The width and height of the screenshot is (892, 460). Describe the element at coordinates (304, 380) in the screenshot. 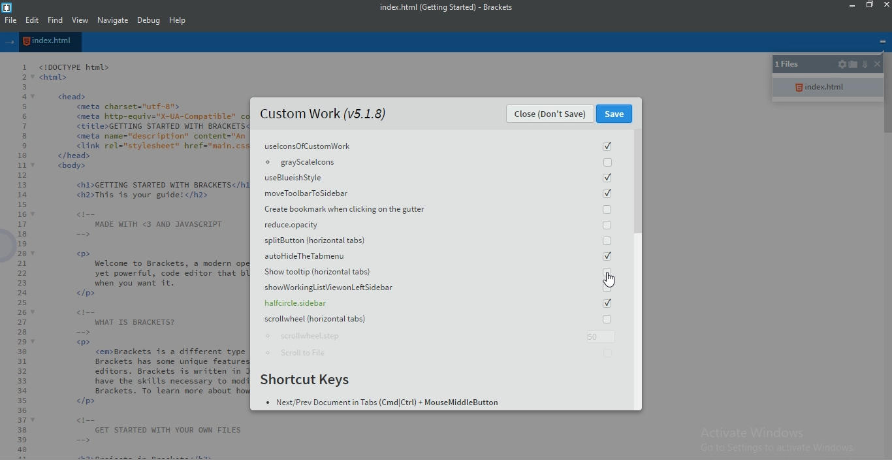

I see `Shortcut Keys` at that location.